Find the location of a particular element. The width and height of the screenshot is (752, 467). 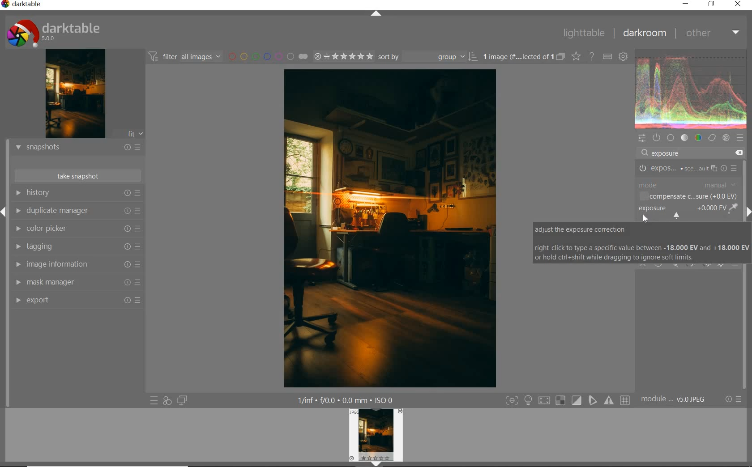

history is located at coordinates (78, 193).